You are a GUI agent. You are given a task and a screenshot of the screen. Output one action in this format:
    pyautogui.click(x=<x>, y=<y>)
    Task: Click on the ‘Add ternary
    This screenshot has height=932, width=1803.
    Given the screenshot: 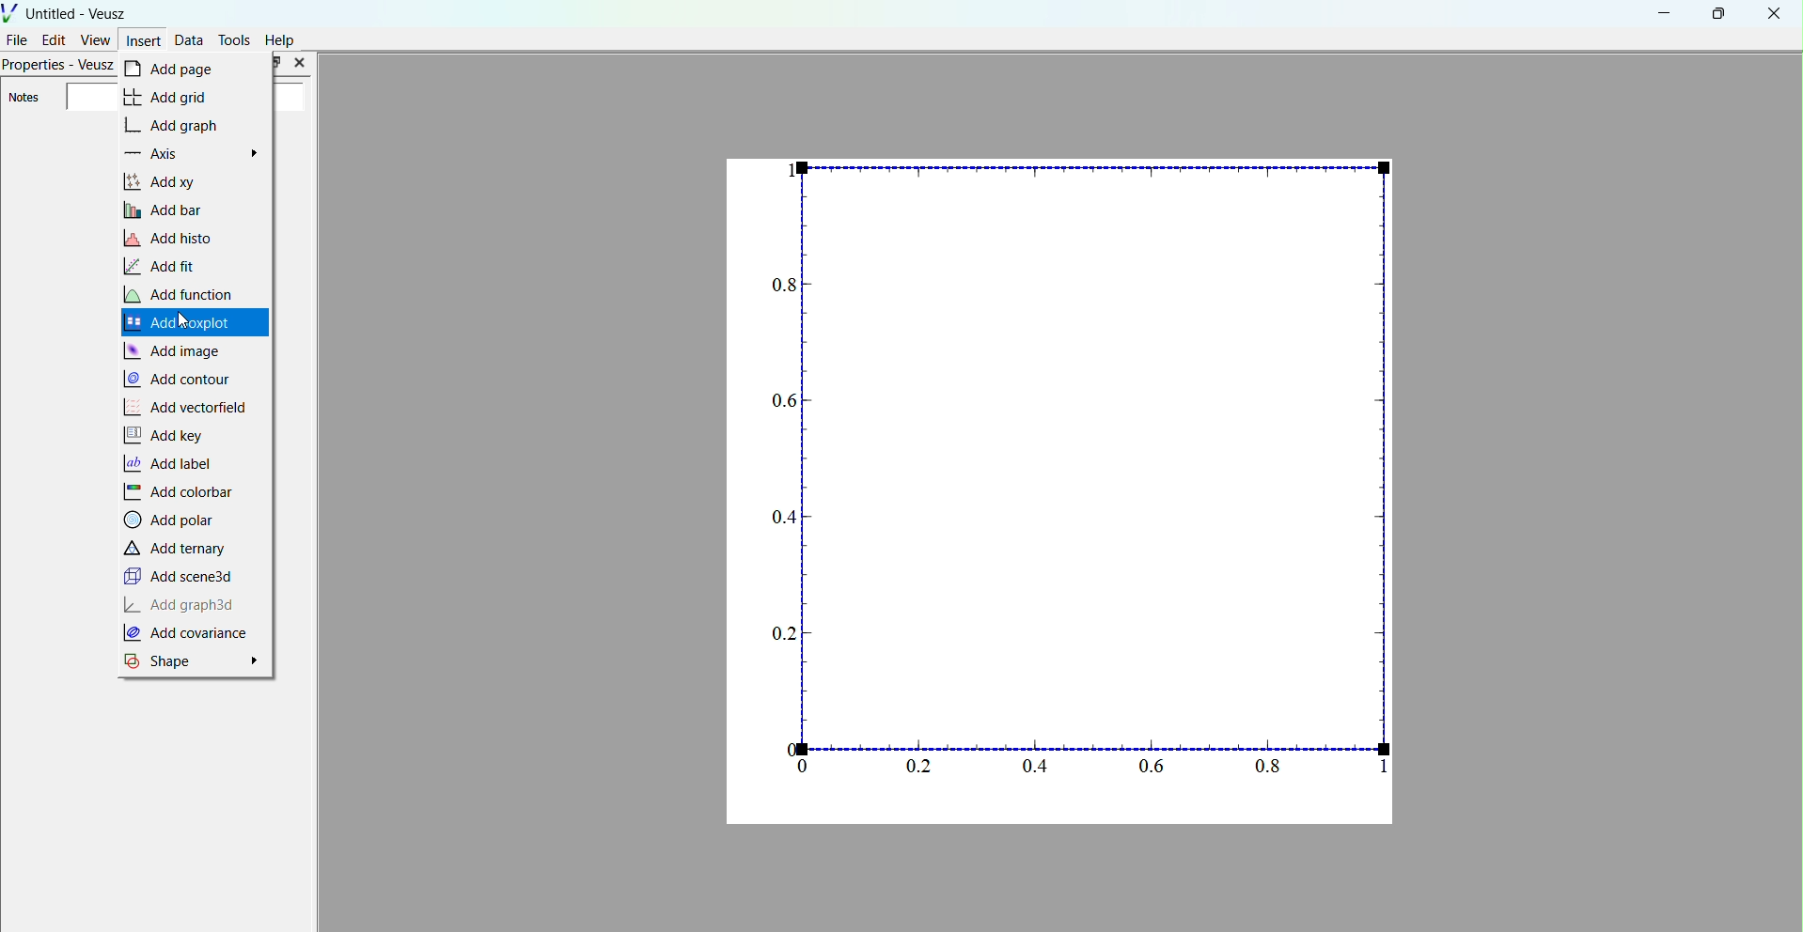 What is the action you would take?
    pyautogui.click(x=180, y=550)
    